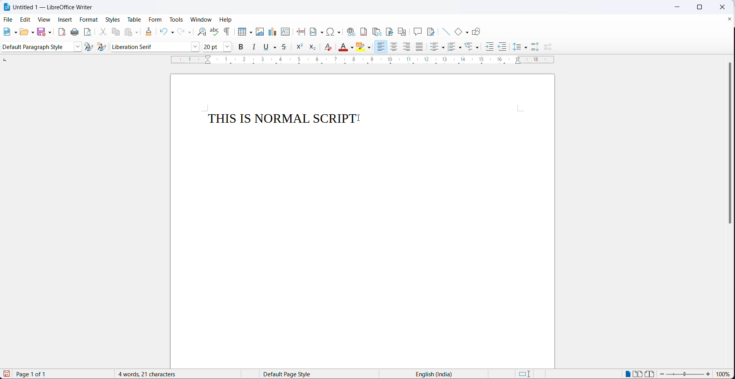 This screenshot has height=379, width=735. I want to click on clone formatting, so click(151, 32).